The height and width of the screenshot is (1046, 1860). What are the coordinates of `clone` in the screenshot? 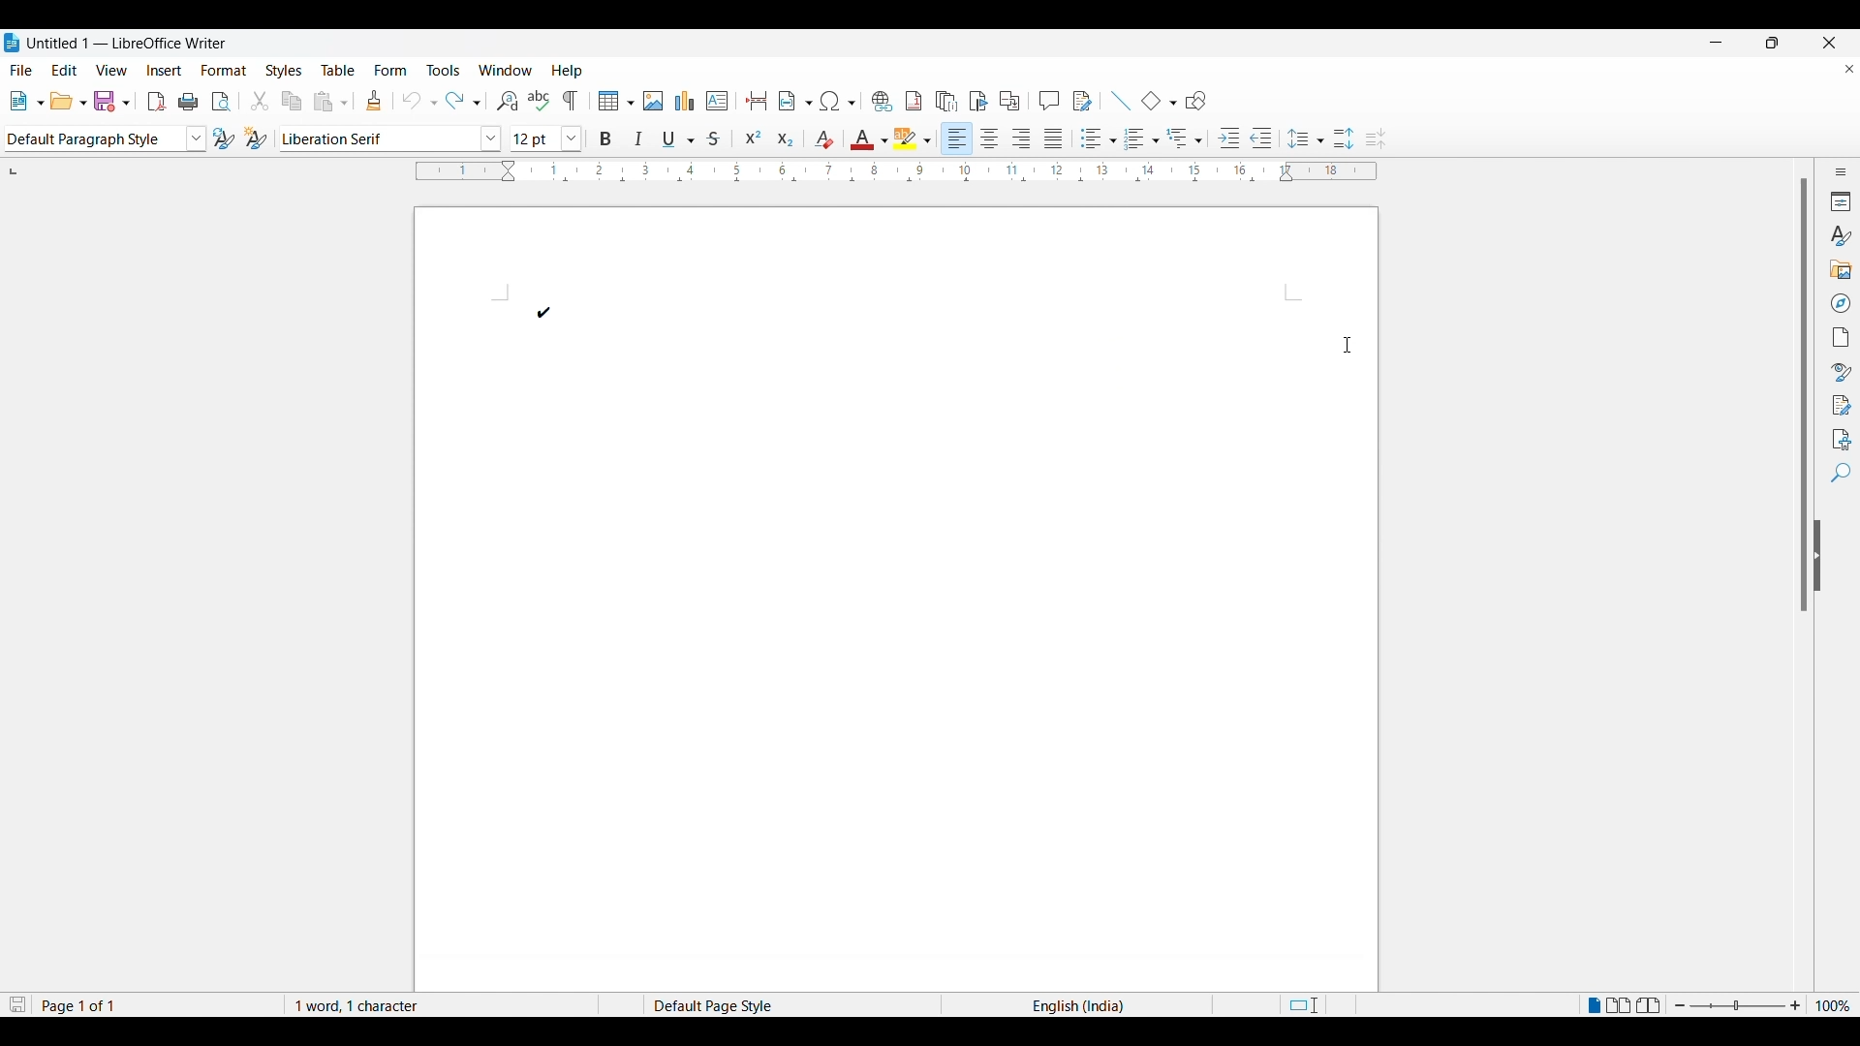 It's located at (376, 100).